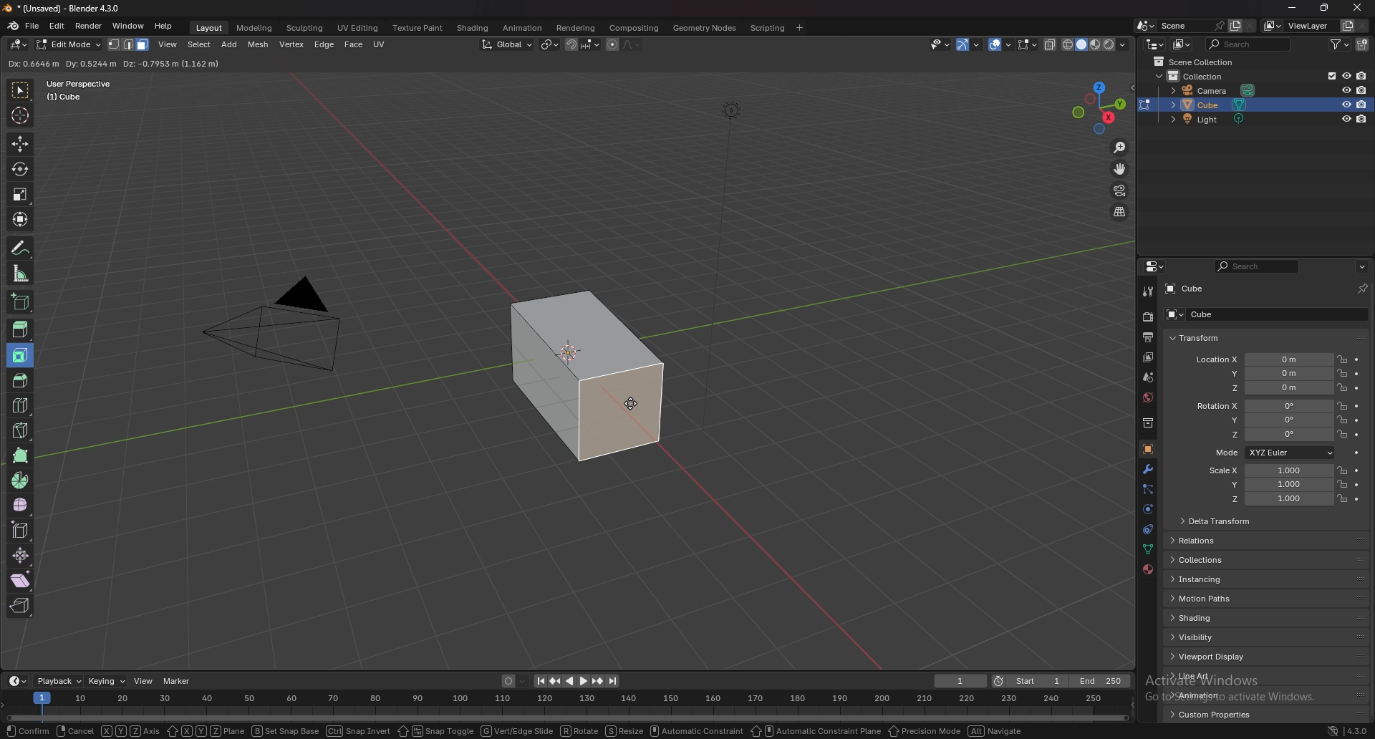 The height and width of the screenshot is (739, 1375). Describe the element at coordinates (1341, 484) in the screenshot. I see `lock` at that location.